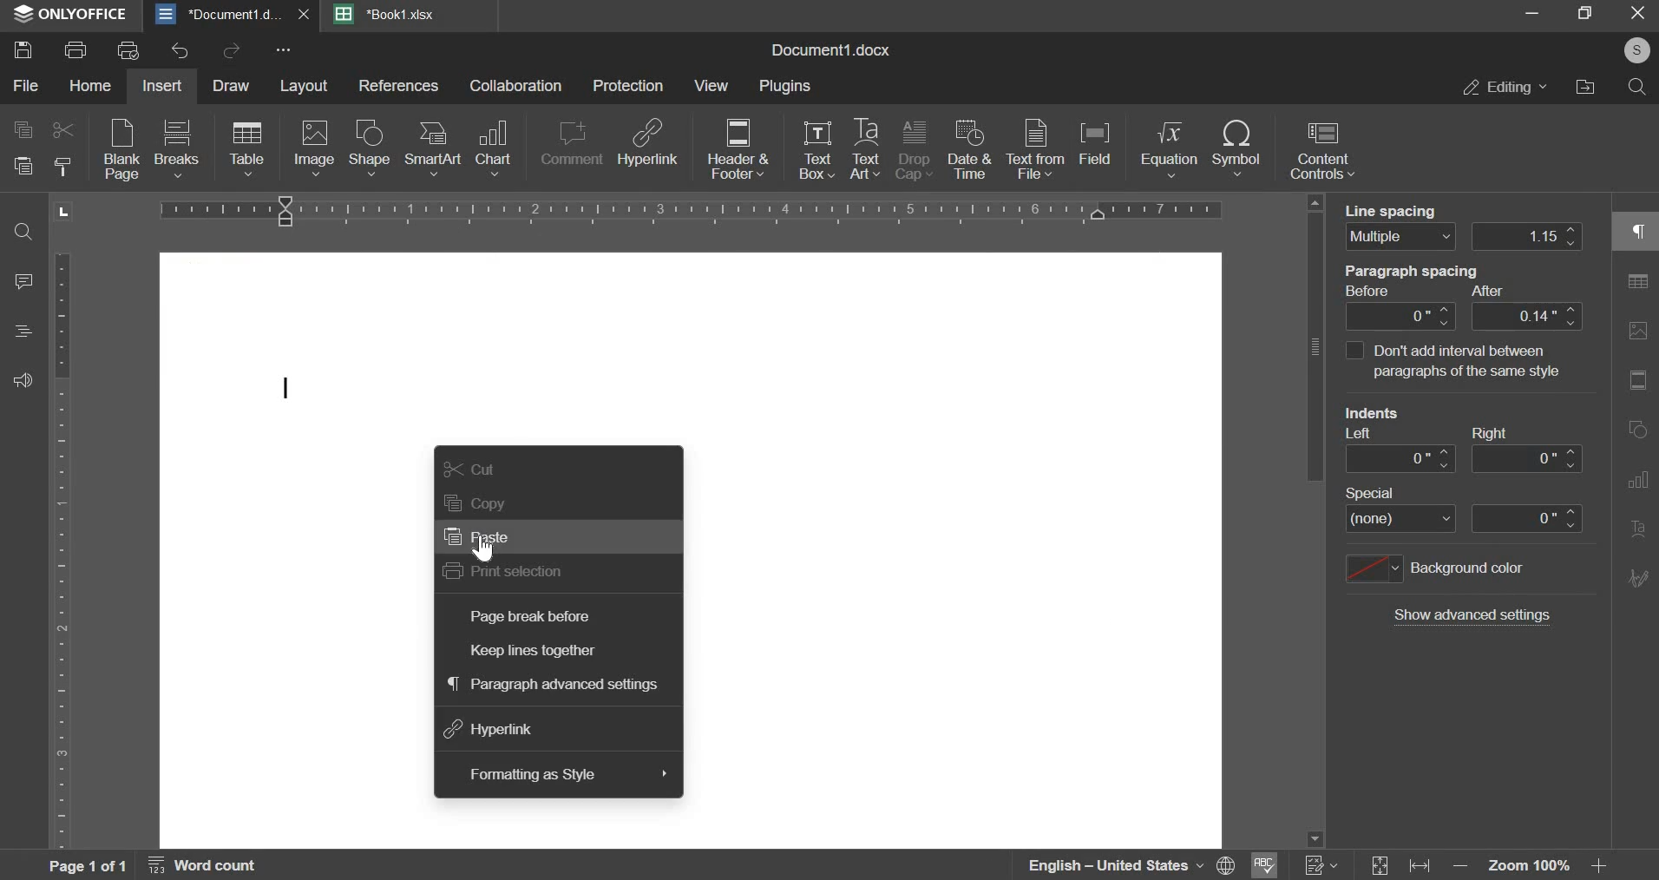  Describe the element at coordinates (75, 50) in the screenshot. I see `print` at that location.